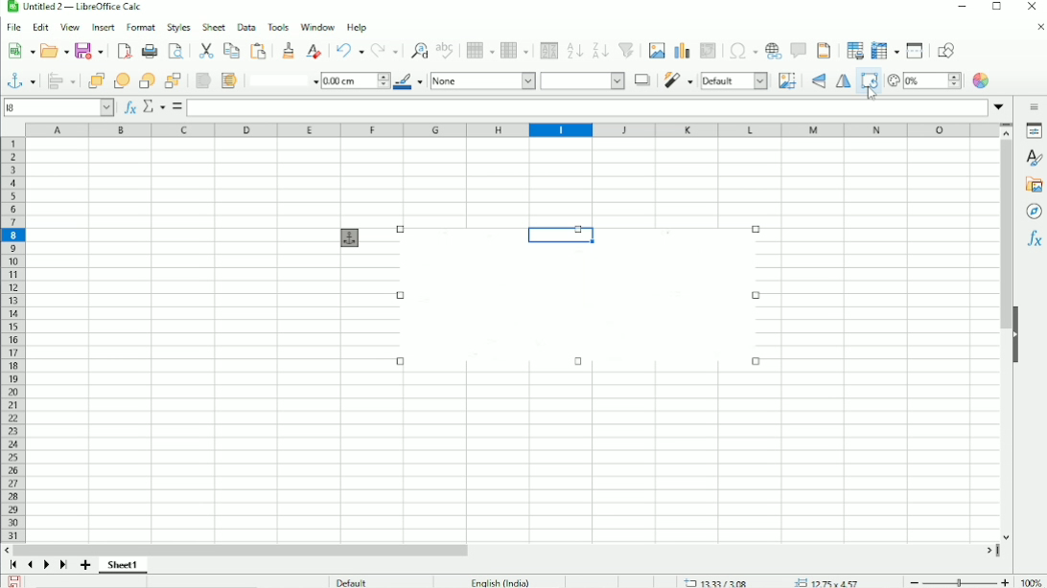 The height and width of the screenshot is (588, 1047). Describe the element at coordinates (146, 80) in the screenshot. I see `Back one` at that location.